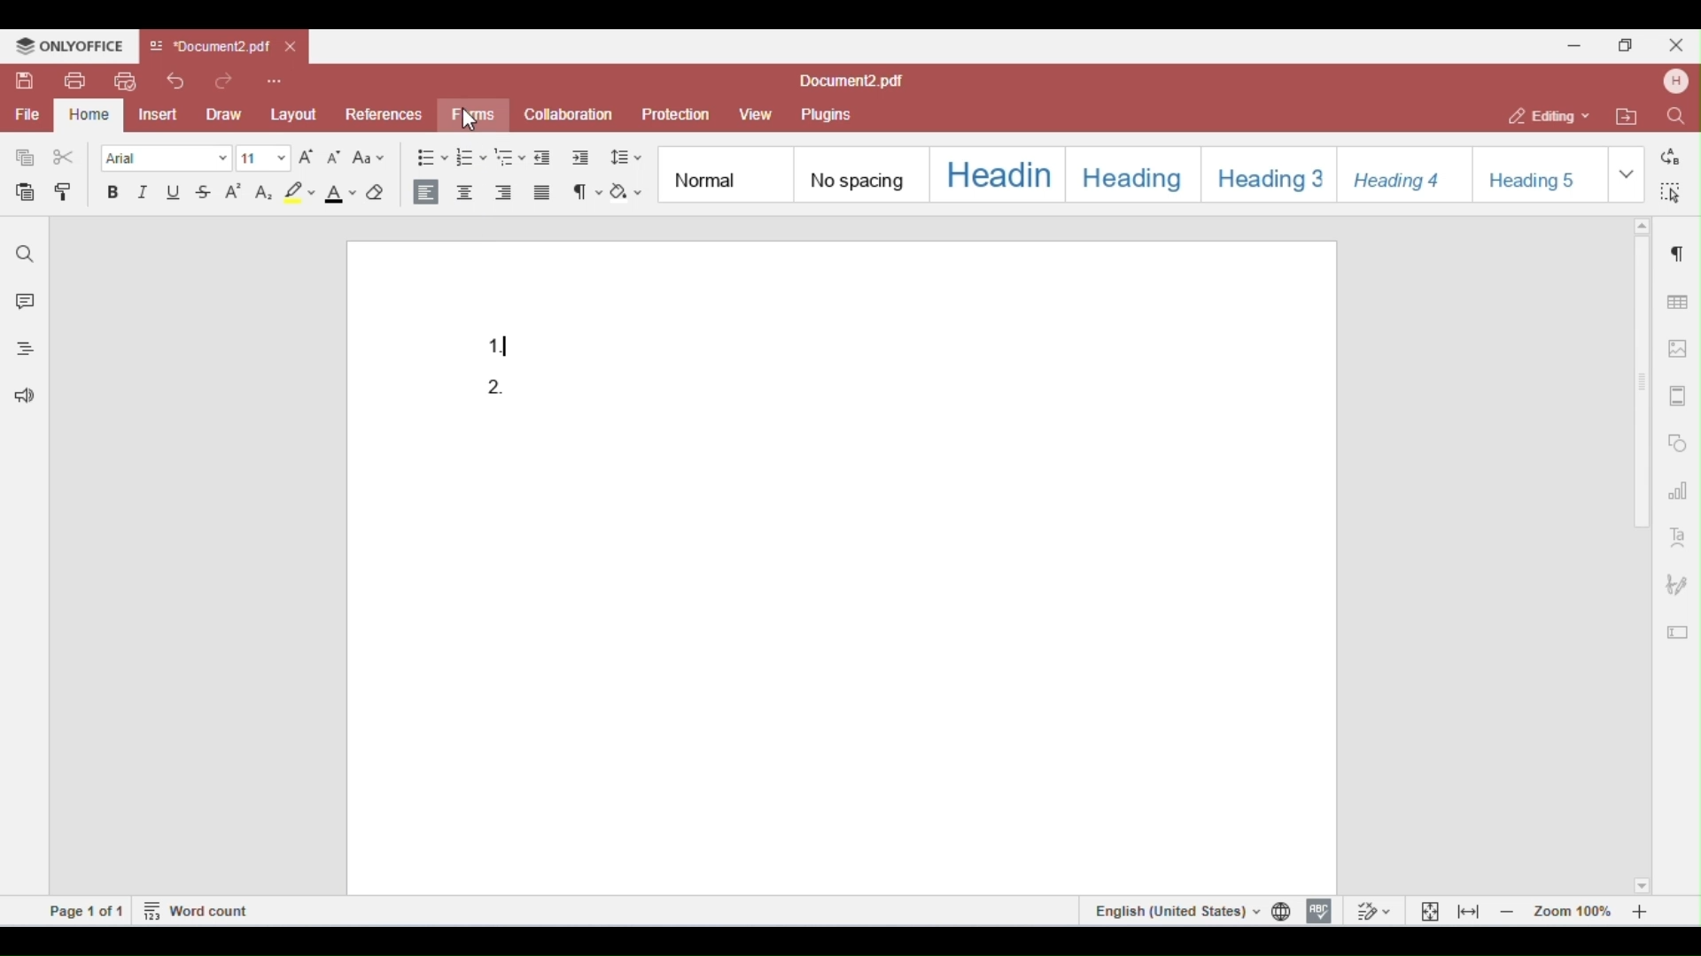 The image size is (1701, 956). Describe the element at coordinates (721, 172) in the screenshot. I see `normal` at that location.